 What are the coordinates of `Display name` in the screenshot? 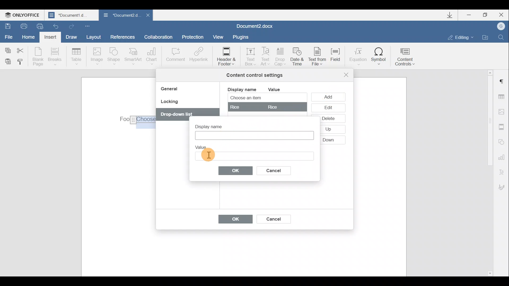 It's located at (213, 125).